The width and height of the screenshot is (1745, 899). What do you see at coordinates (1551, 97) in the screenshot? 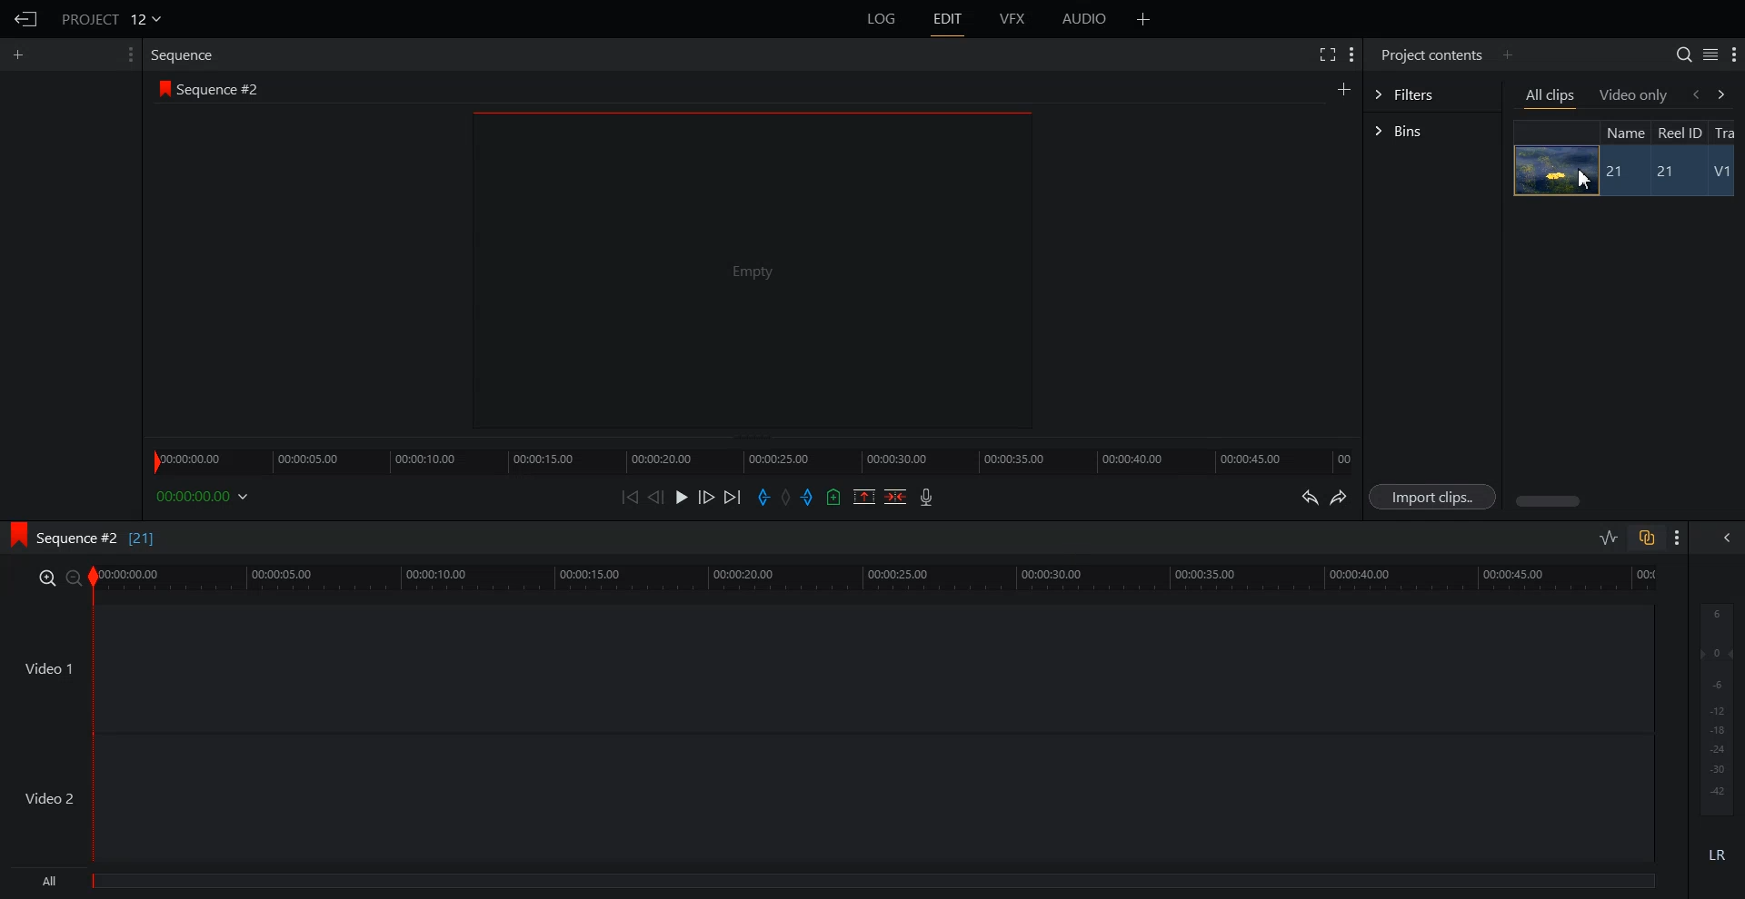
I see `All clips` at bounding box center [1551, 97].